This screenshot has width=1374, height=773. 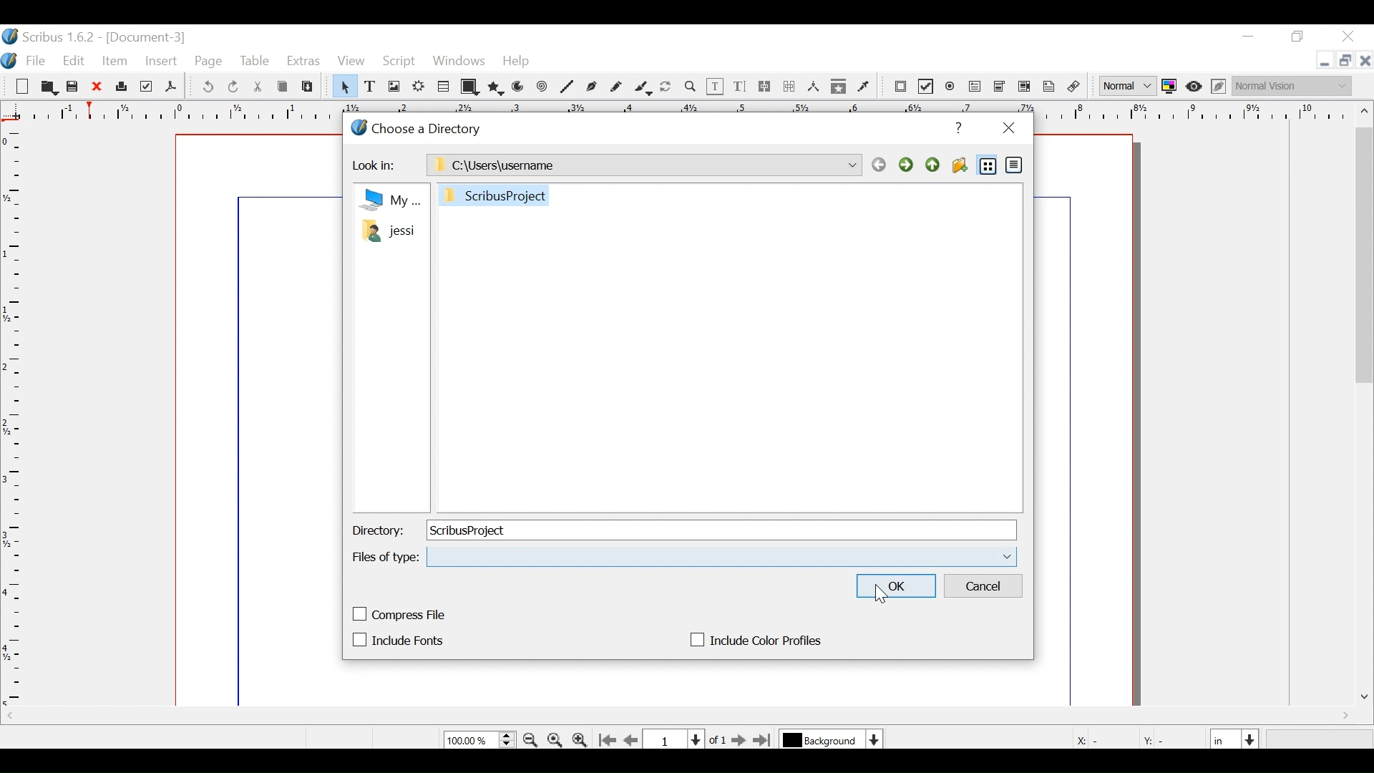 What do you see at coordinates (1250, 39) in the screenshot?
I see `minimize` at bounding box center [1250, 39].